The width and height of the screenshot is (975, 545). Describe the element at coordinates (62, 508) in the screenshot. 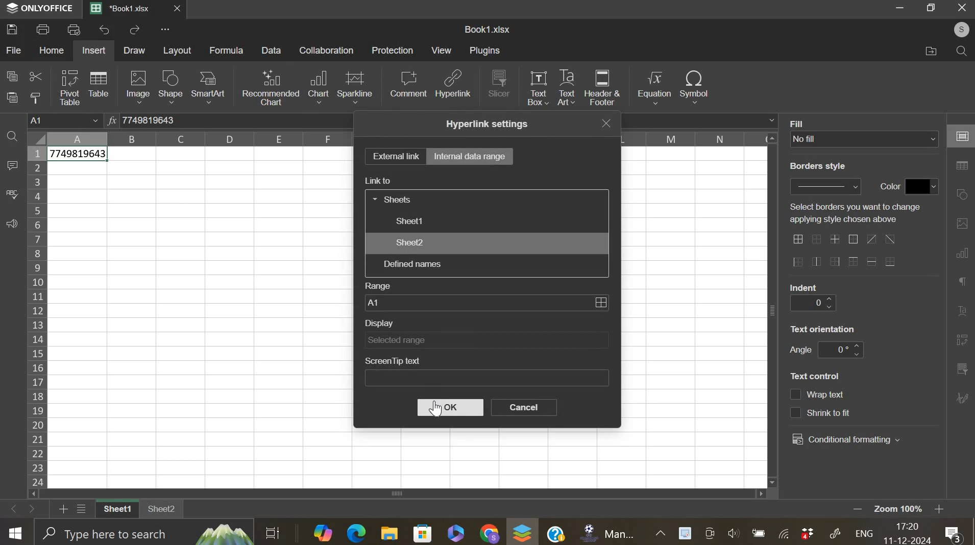

I see `add new sheet` at that location.